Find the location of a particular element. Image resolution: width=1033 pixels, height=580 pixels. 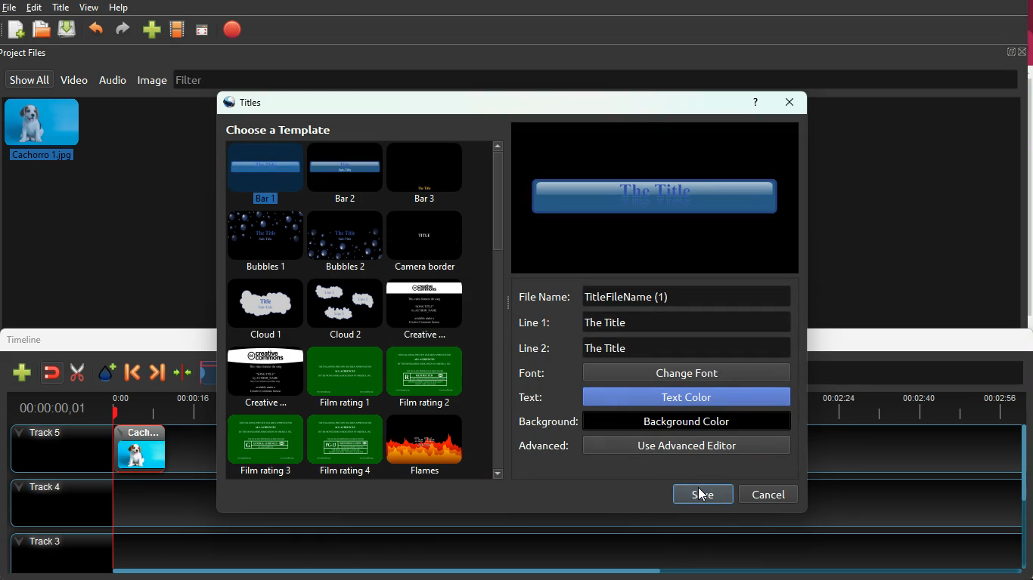

cursor is located at coordinates (704, 497).